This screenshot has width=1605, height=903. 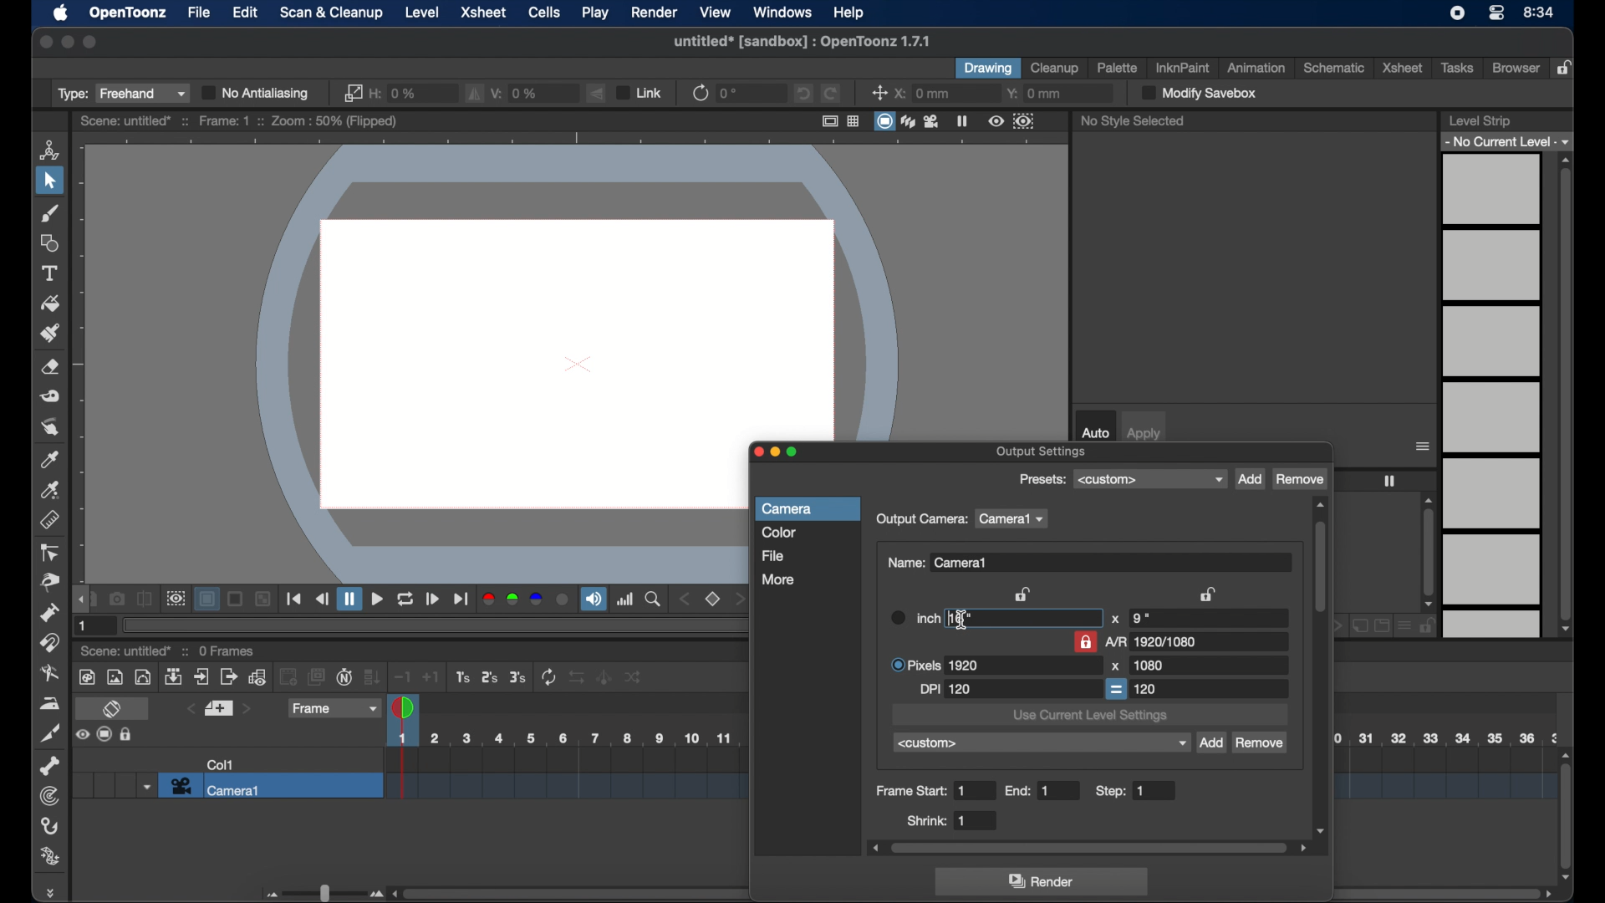 What do you see at coordinates (567, 893) in the screenshot?
I see `scroll bar` at bounding box center [567, 893].